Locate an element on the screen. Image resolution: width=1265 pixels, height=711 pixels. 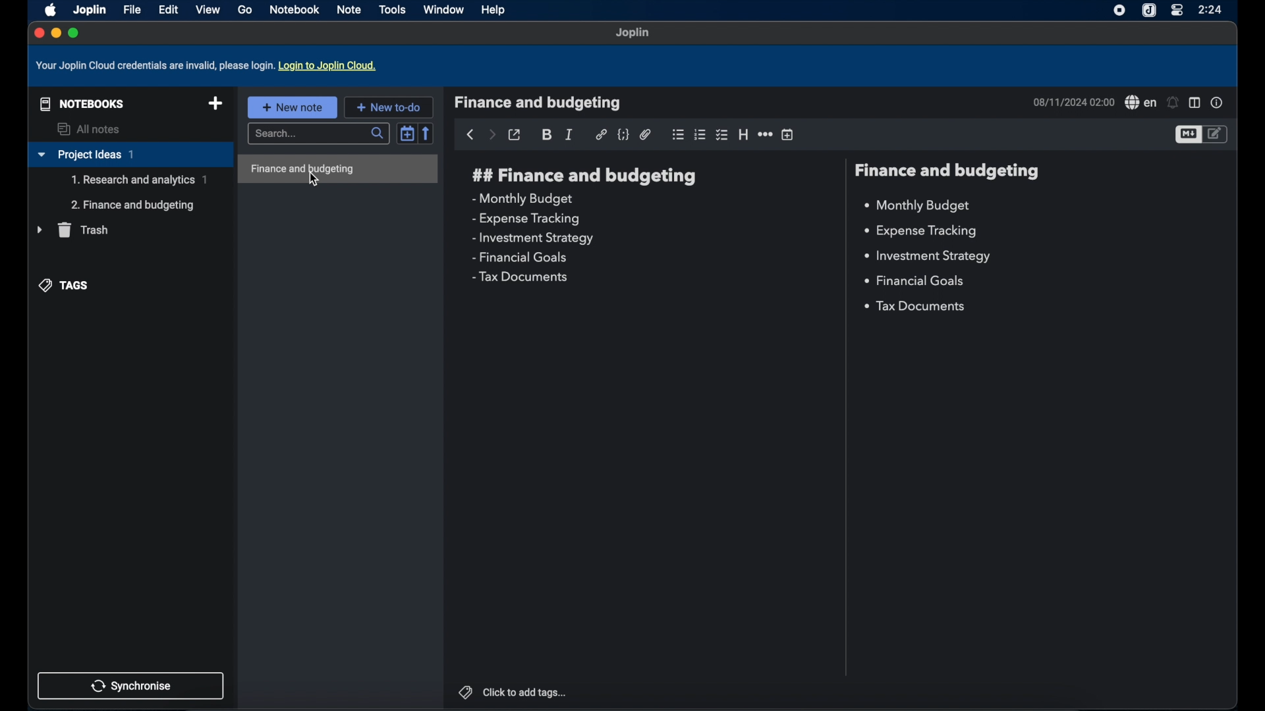
numbered list is located at coordinates (700, 134).